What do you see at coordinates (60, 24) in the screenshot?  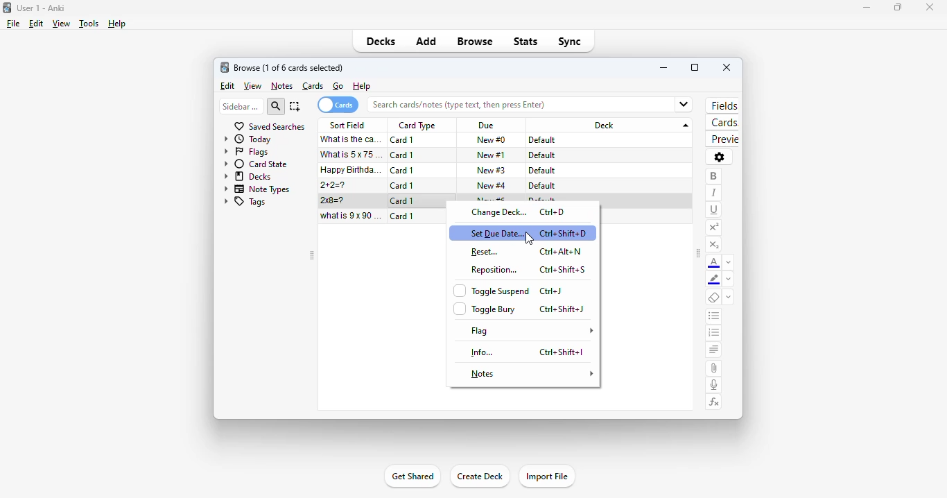 I see `view` at bounding box center [60, 24].